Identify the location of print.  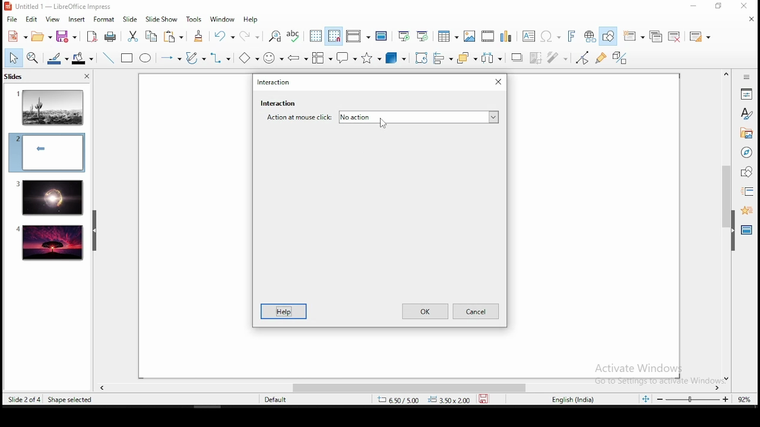
(111, 36).